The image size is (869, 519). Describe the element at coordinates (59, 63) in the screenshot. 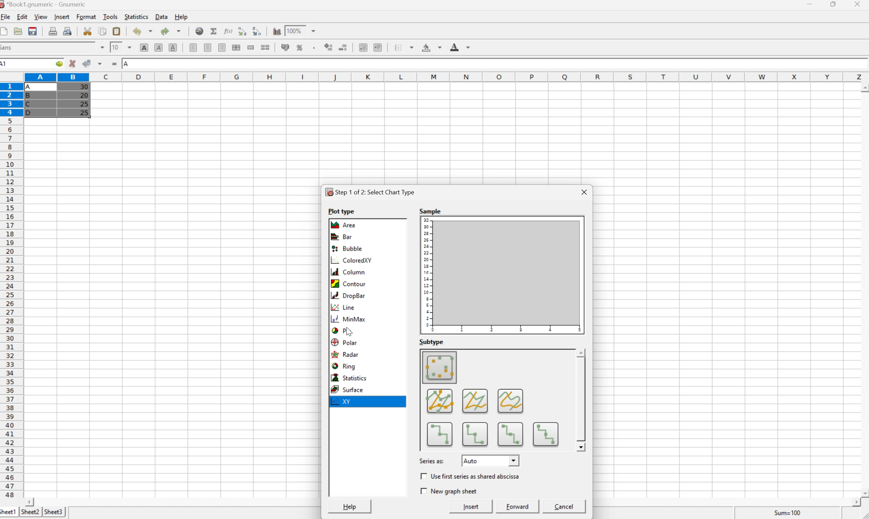

I see `Go to` at that location.